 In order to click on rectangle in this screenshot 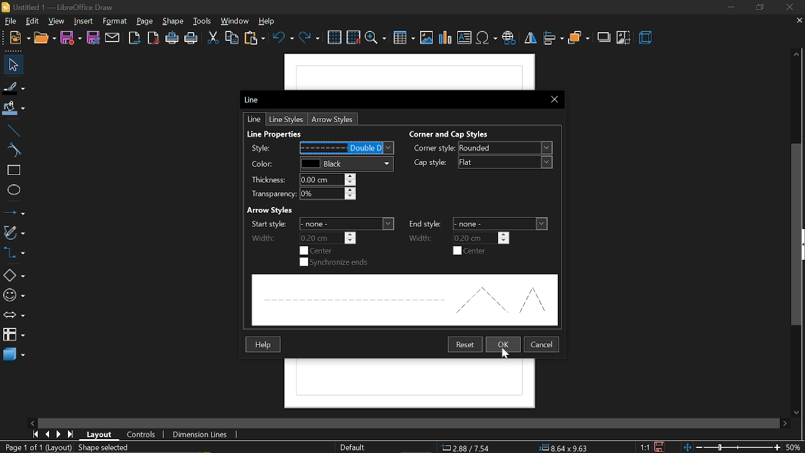, I will do `click(13, 171)`.